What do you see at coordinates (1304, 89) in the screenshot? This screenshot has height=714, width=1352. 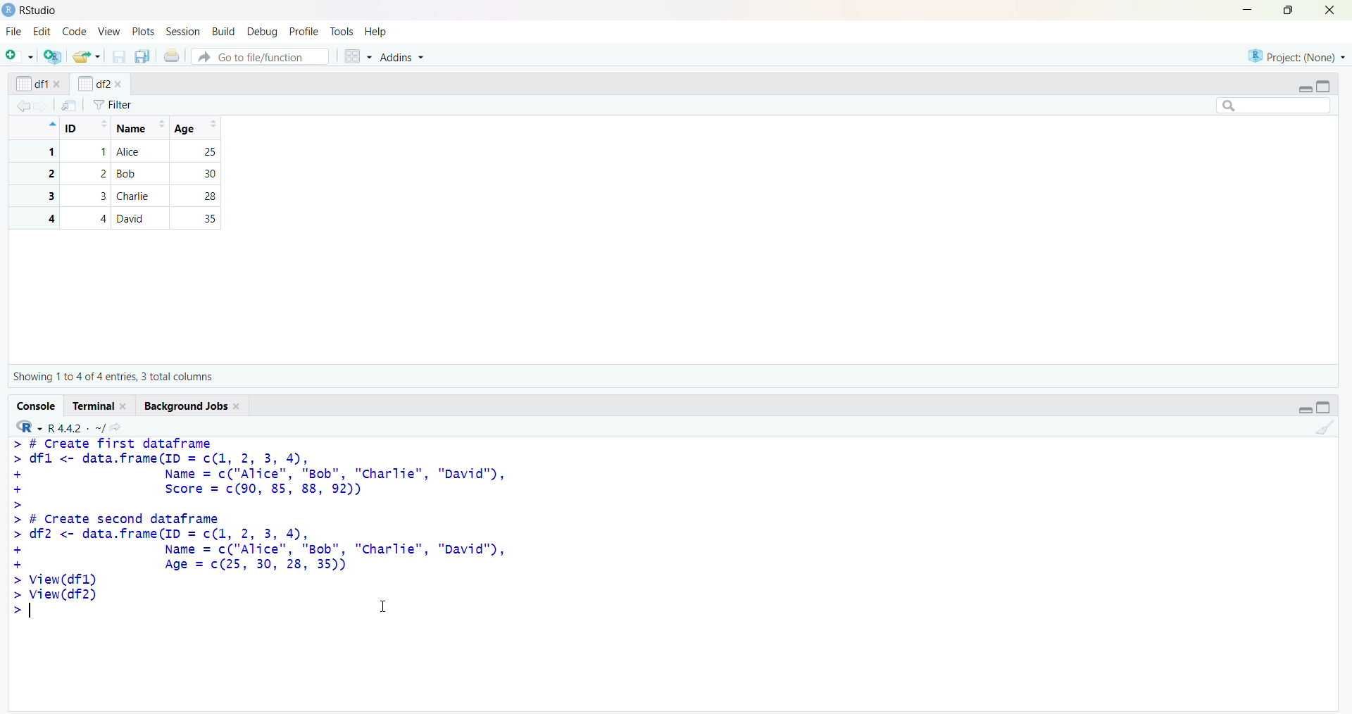 I see `Collapse/expand ` at bounding box center [1304, 89].